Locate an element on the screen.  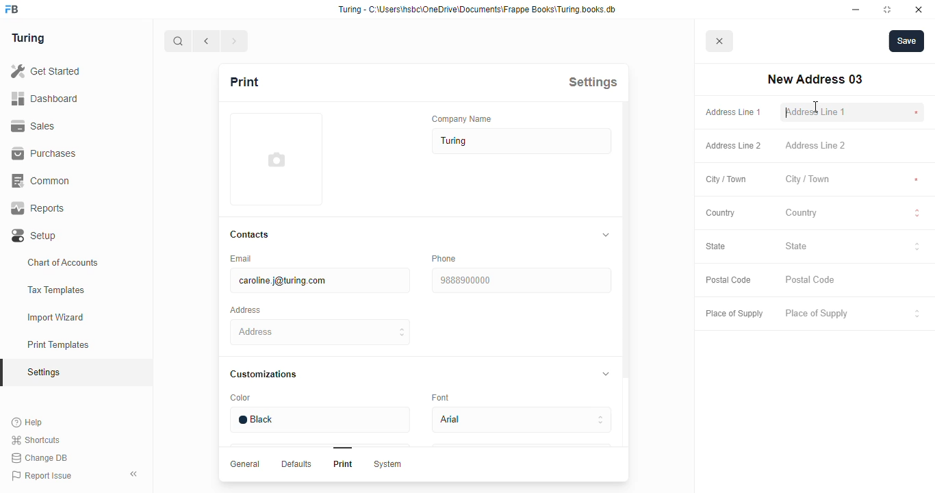
font is located at coordinates (443, 396).